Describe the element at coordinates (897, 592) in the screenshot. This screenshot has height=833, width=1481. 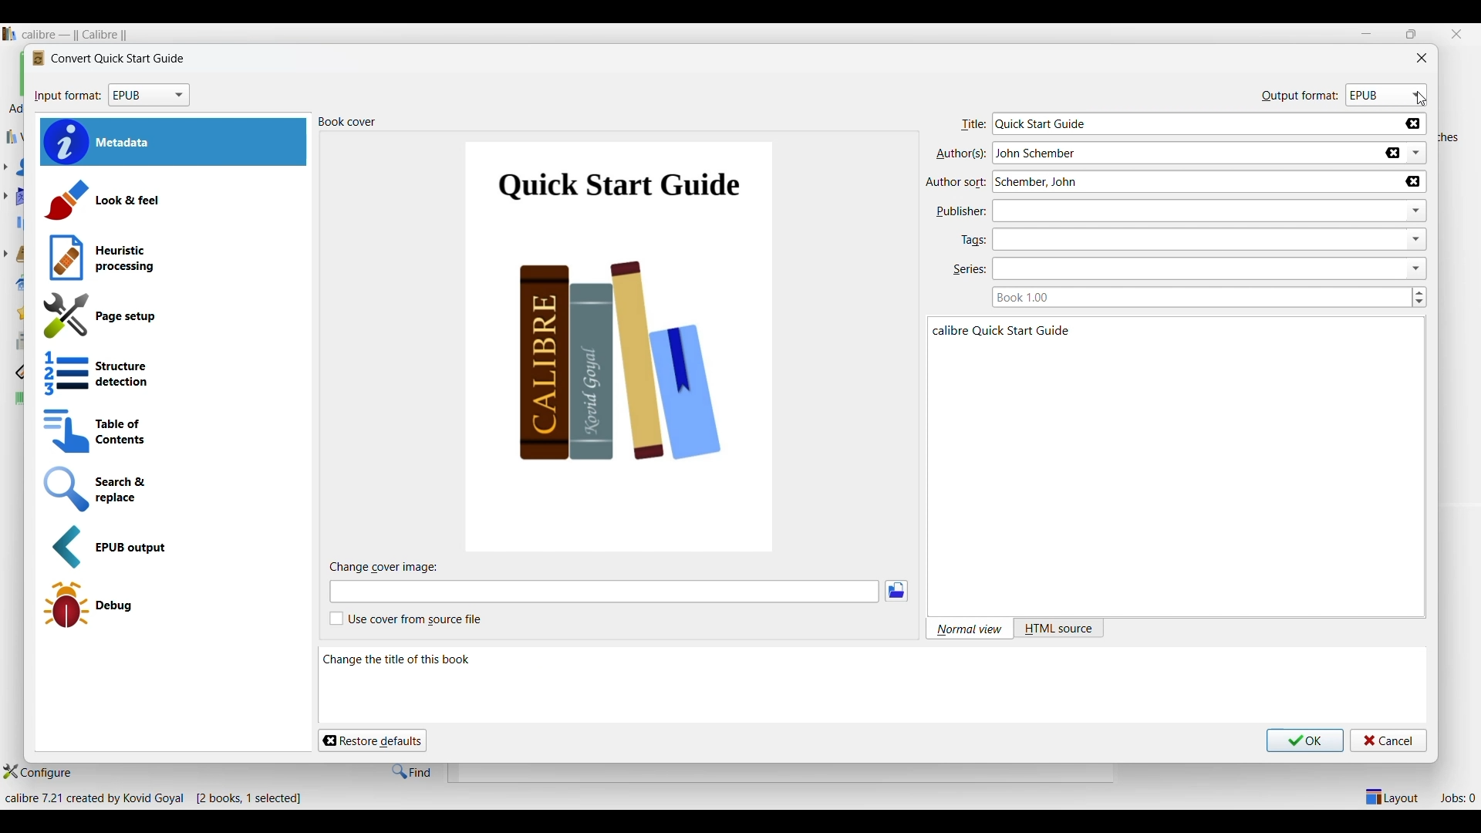
I see `Browse images` at that location.